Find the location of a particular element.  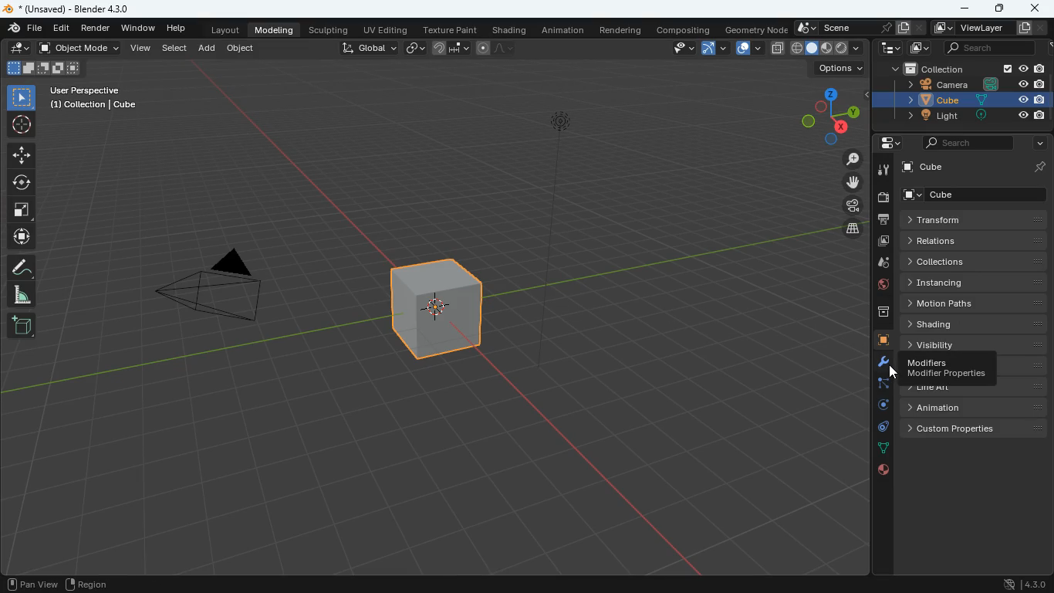

motion paths is located at coordinates (974, 302).